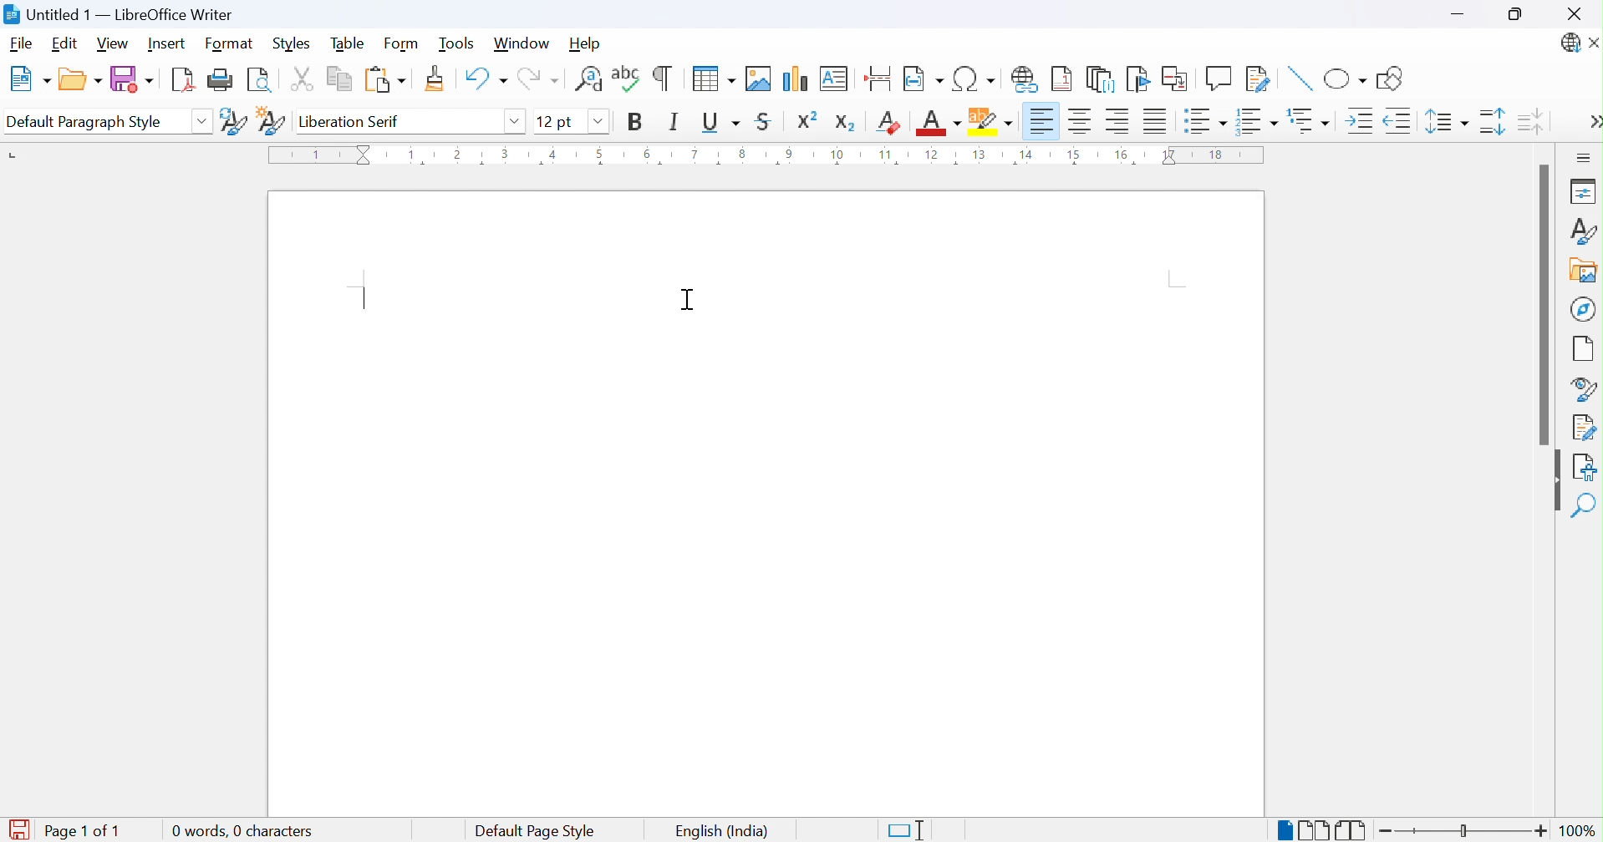  What do you see at coordinates (221, 79) in the screenshot?
I see `Print` at bounding box center [221, 79].